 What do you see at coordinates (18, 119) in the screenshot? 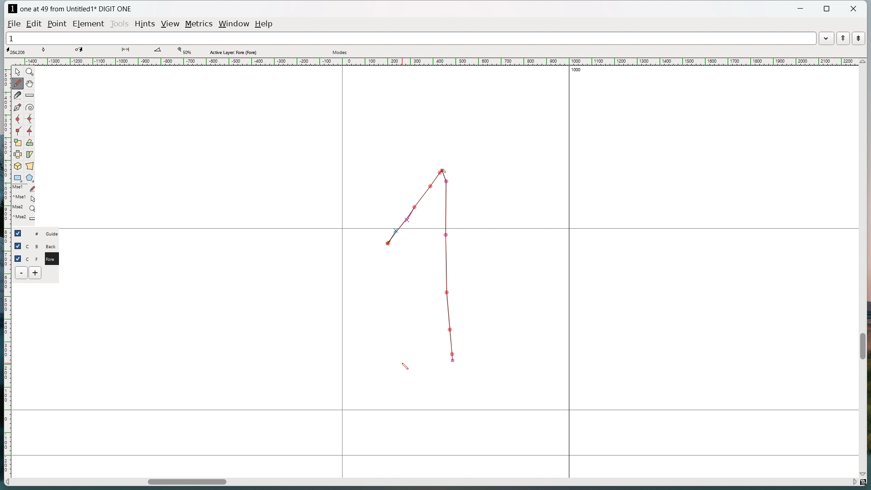
I see `add a curve point` at bounding box center [18, 119].